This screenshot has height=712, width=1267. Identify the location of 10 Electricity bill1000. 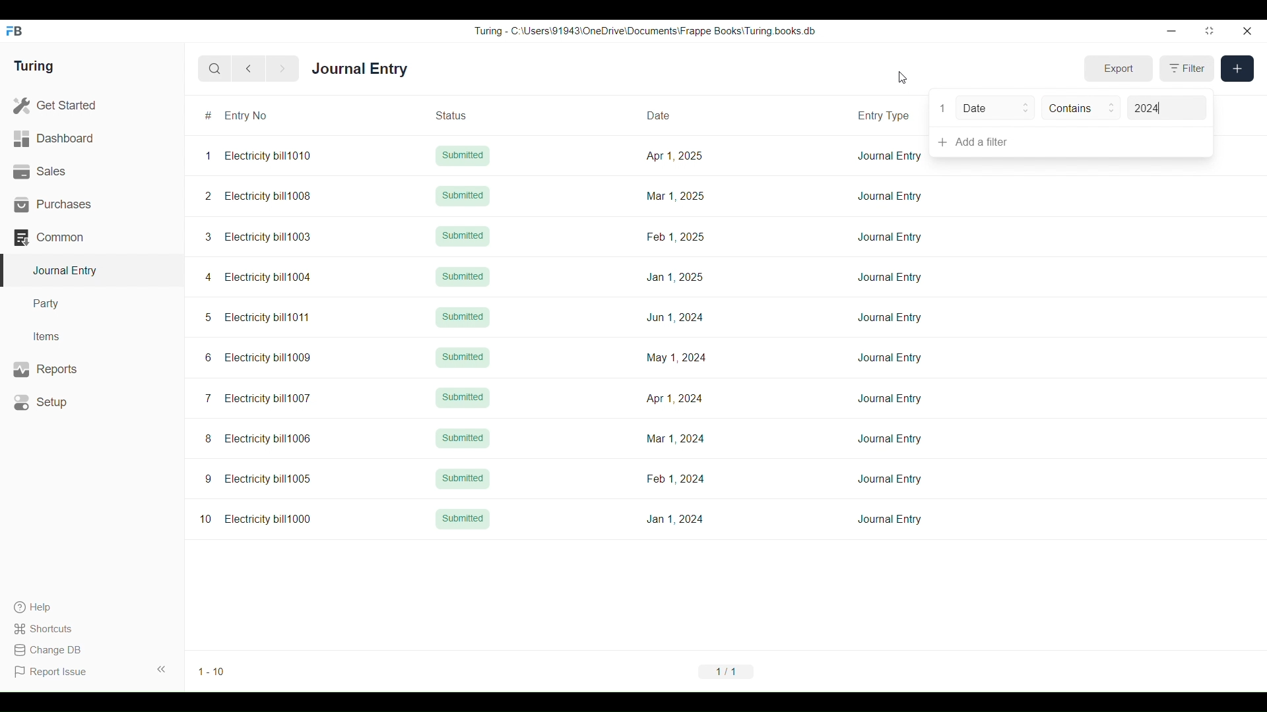
(256, 519).